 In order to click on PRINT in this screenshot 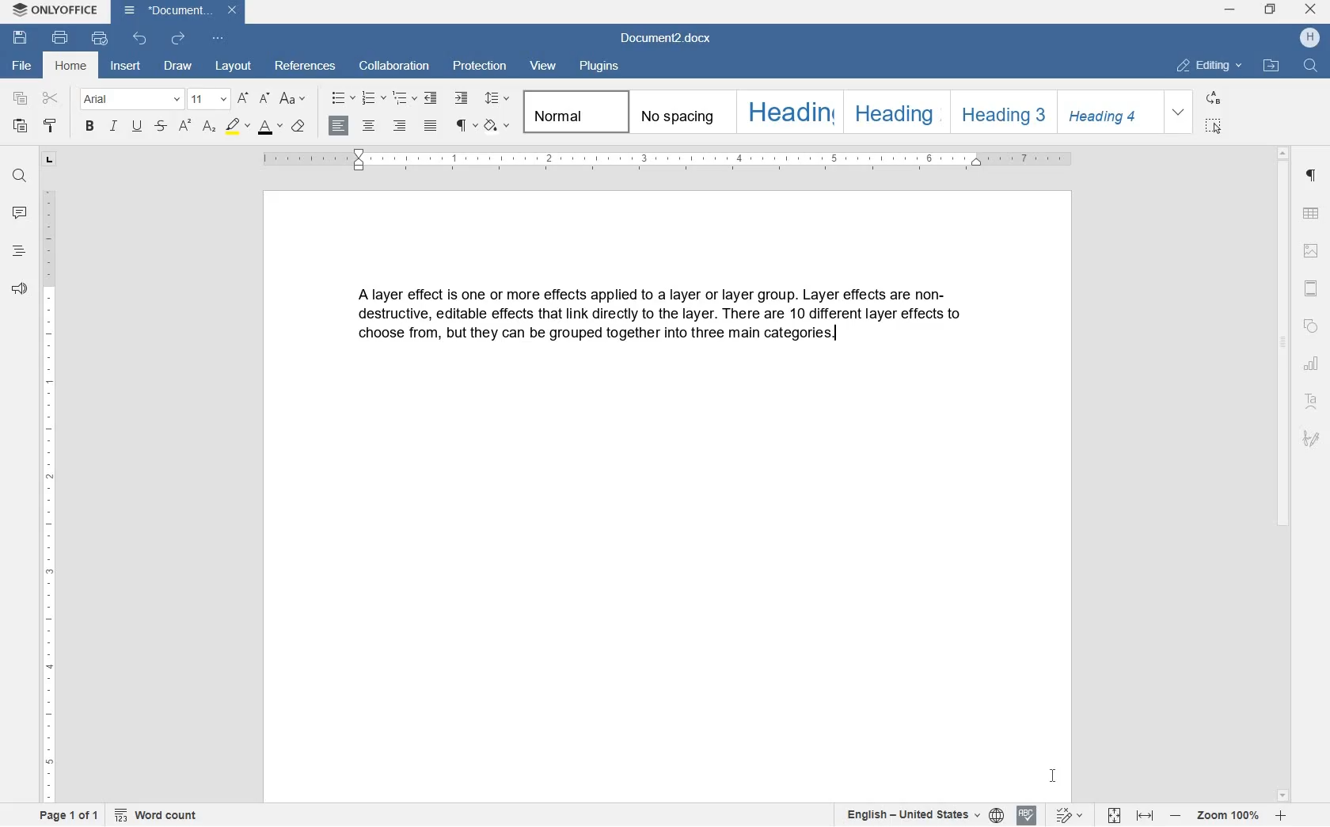, I will do `click(59, 38)`.